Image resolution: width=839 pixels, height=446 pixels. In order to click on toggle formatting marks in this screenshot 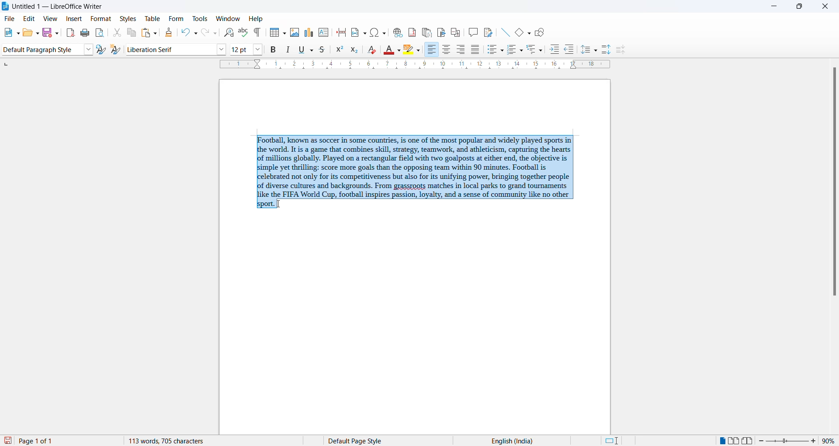, I will do `click(258, 33)`.